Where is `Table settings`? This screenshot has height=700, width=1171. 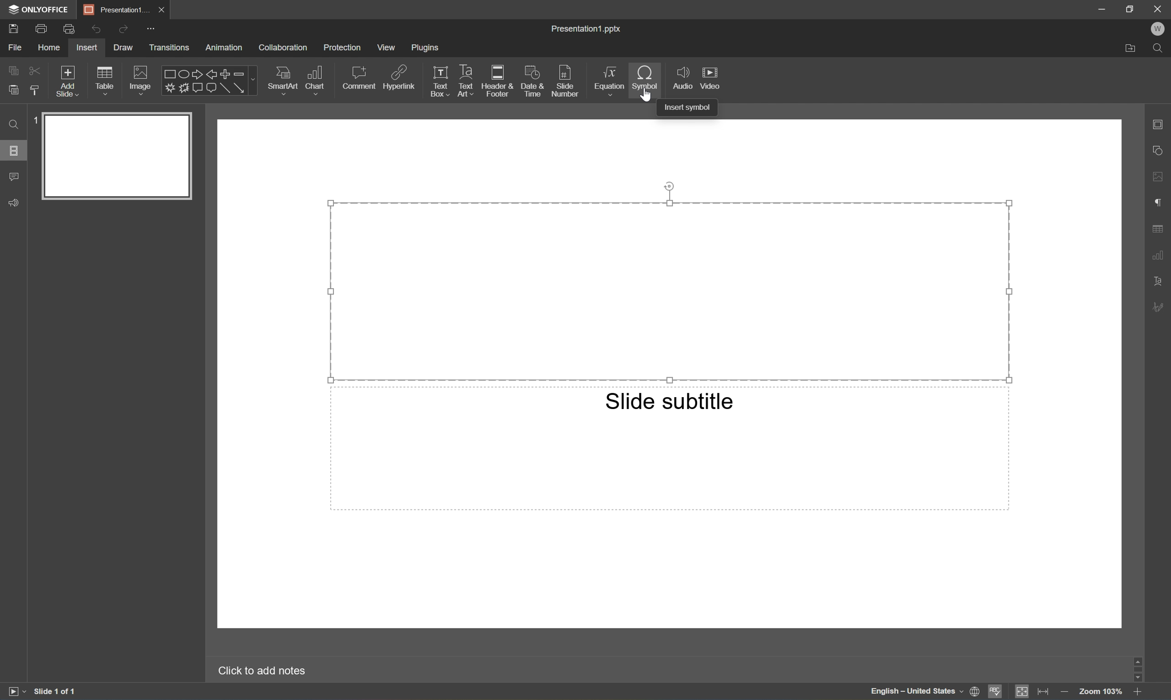 Table settings is located at coordinates (1162, 228).